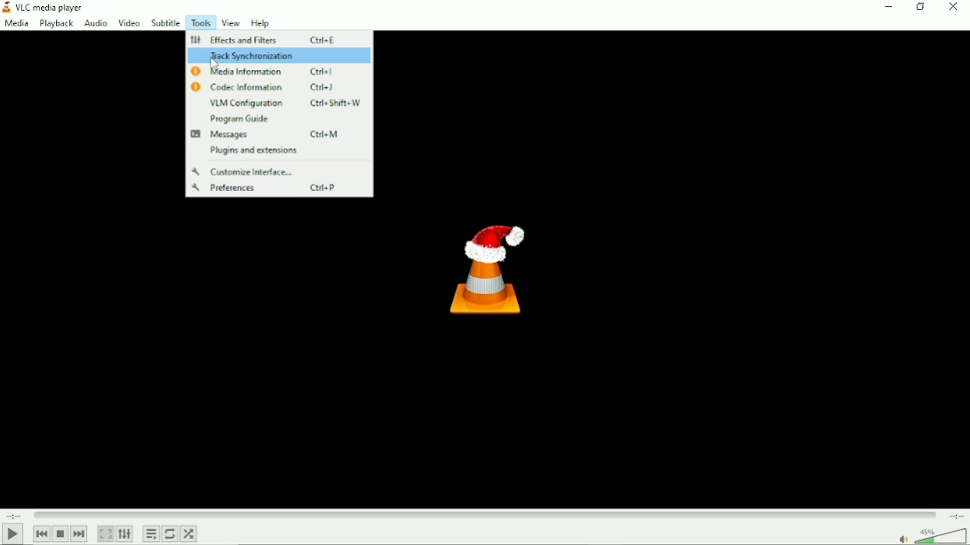 The height and width of the screenshot is (545, 970). I want to click on Help, so click(262, 23).